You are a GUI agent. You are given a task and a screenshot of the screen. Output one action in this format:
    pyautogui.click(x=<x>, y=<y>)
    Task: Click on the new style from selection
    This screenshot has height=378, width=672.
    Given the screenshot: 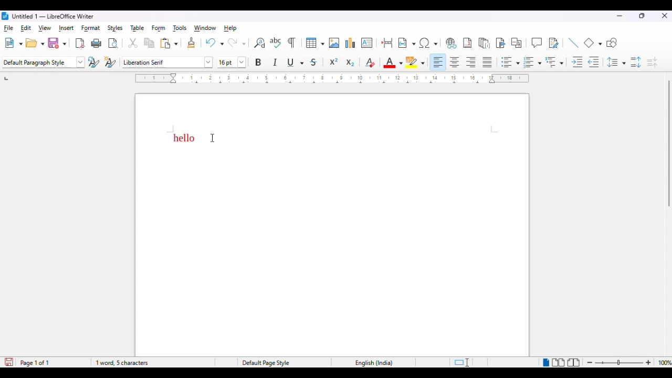 What is the action you would take?
    pyautogui.click(x=110, y=62)
    